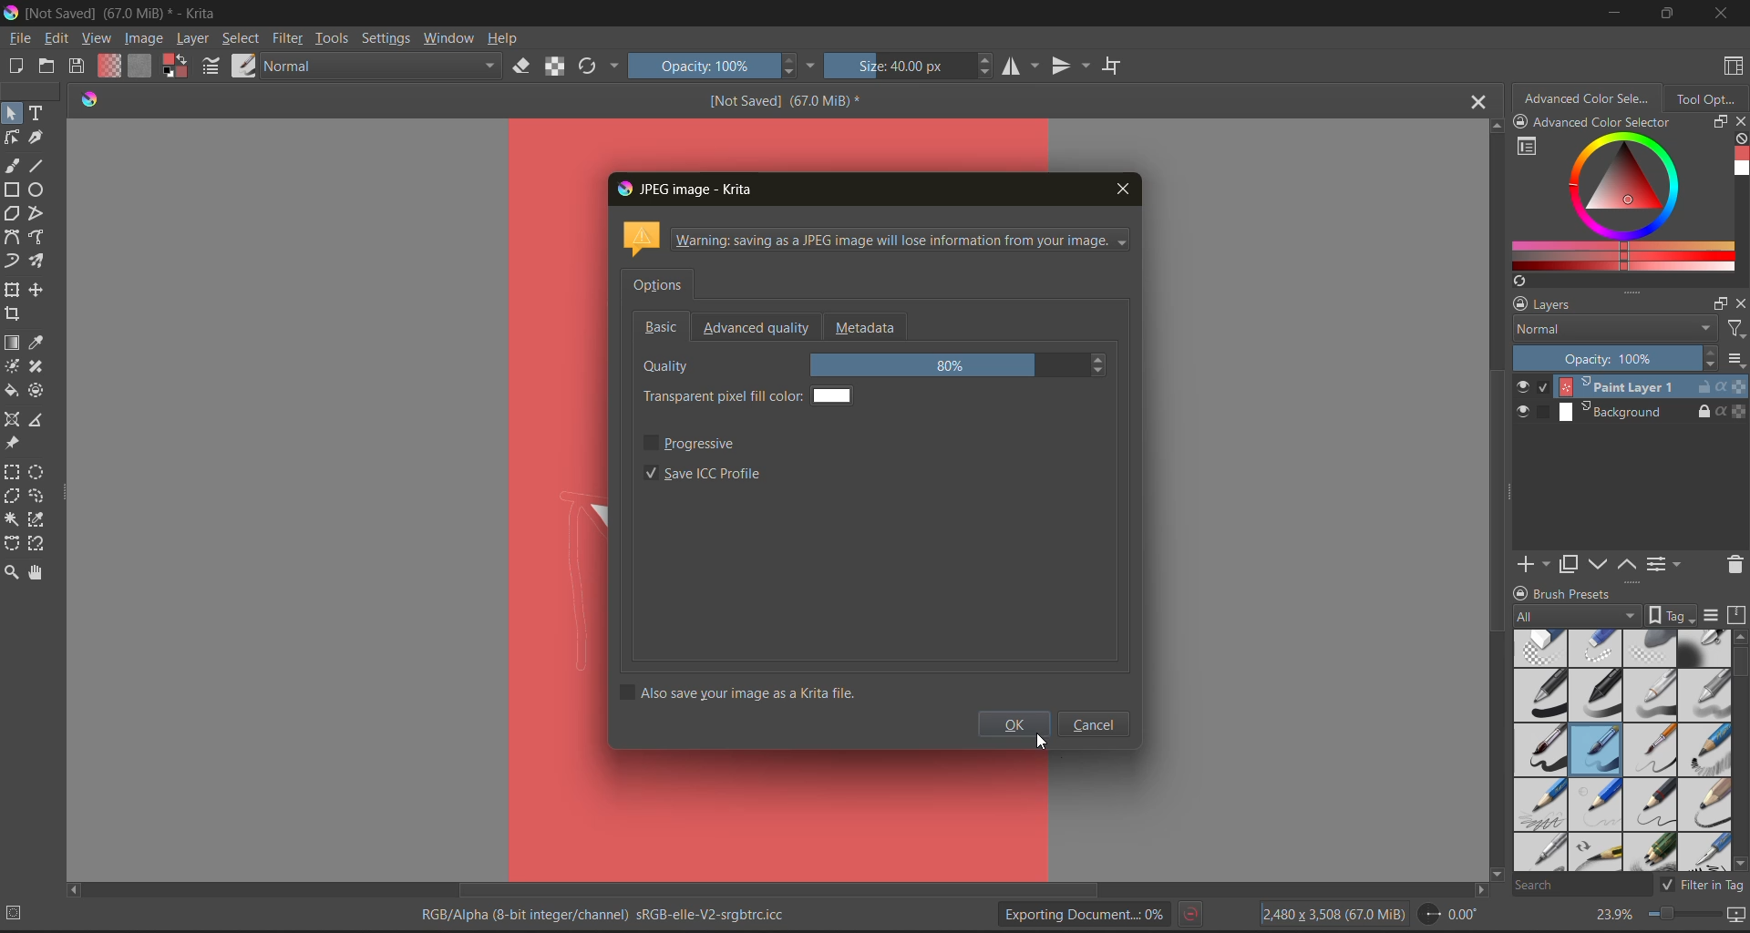  What do you see at coordinates (41, 422) in the screenshot?
I see `tools` at bounding box center [41, 422].